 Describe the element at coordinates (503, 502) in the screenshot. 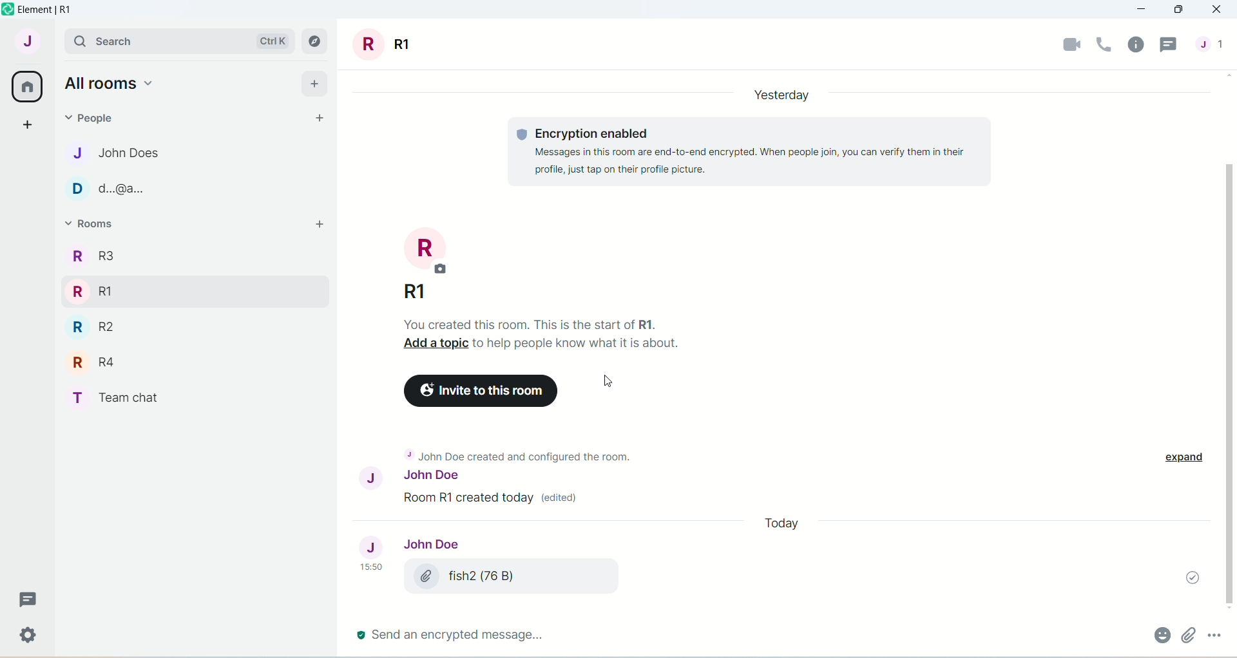

I see `John Doe created and configure the room.` at that location.